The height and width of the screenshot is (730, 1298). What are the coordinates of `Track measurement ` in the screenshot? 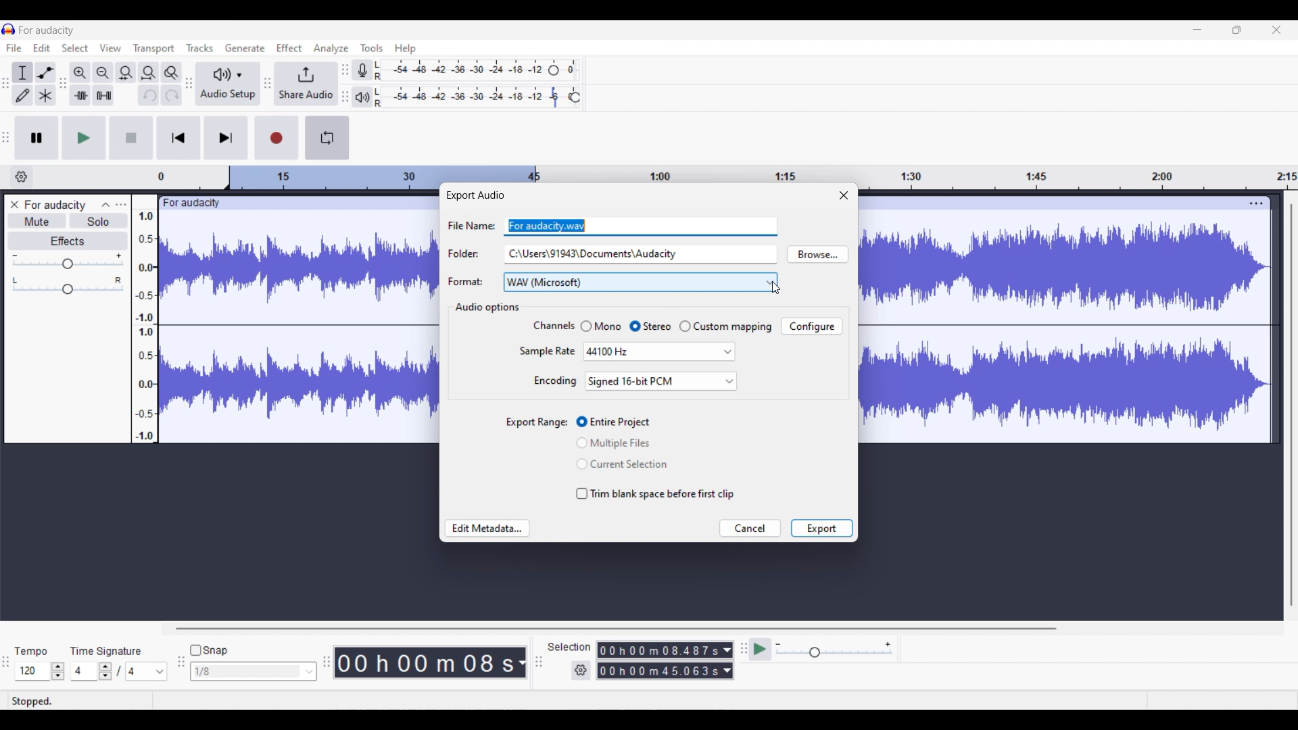 It's located at (521, 662).